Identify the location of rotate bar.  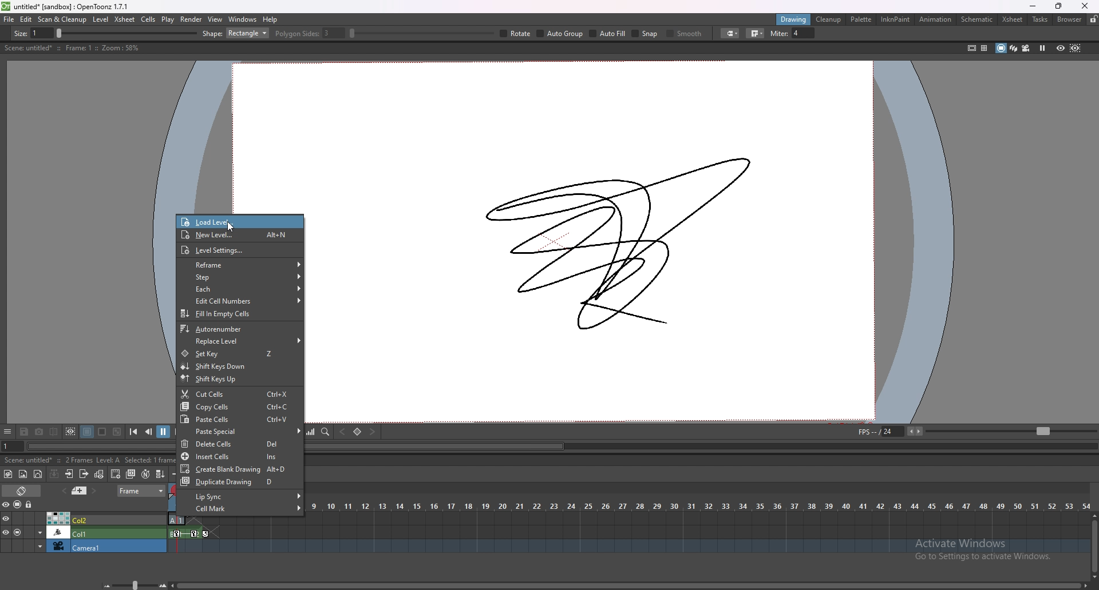
(652, 33).